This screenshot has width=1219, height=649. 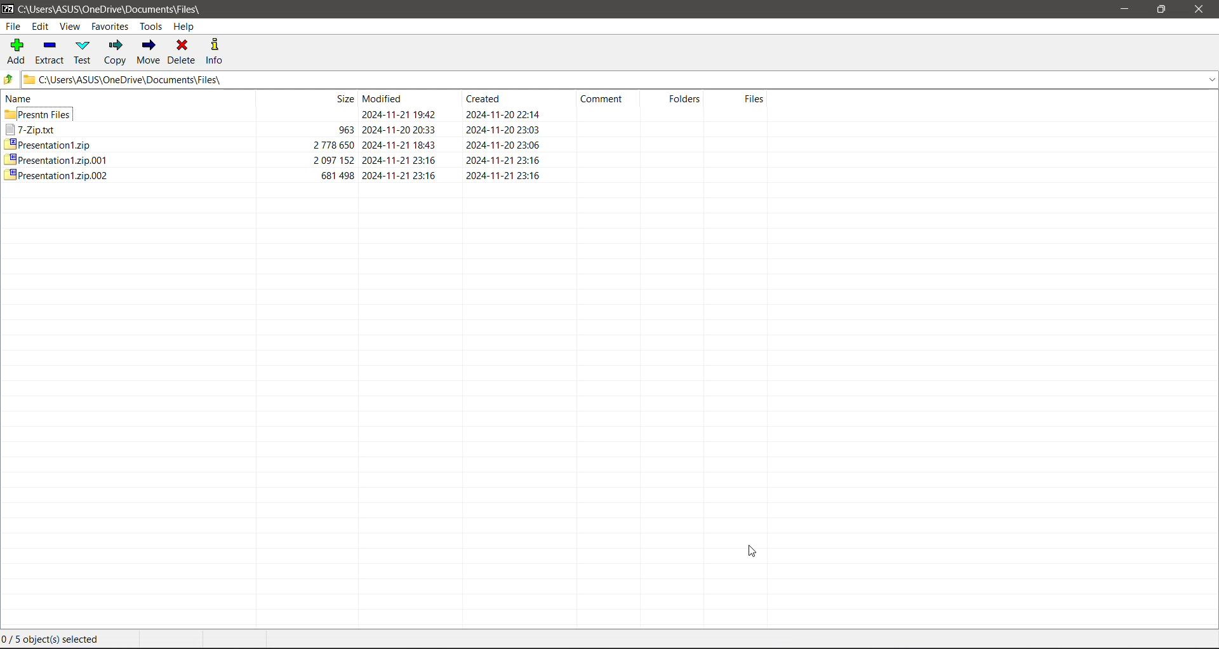 What do you see at coordinates (116, 9) in the screenshot?
I see `c\Users\ASUS\OneDrive\Documents\Files\` at bounding box center [116, 9].